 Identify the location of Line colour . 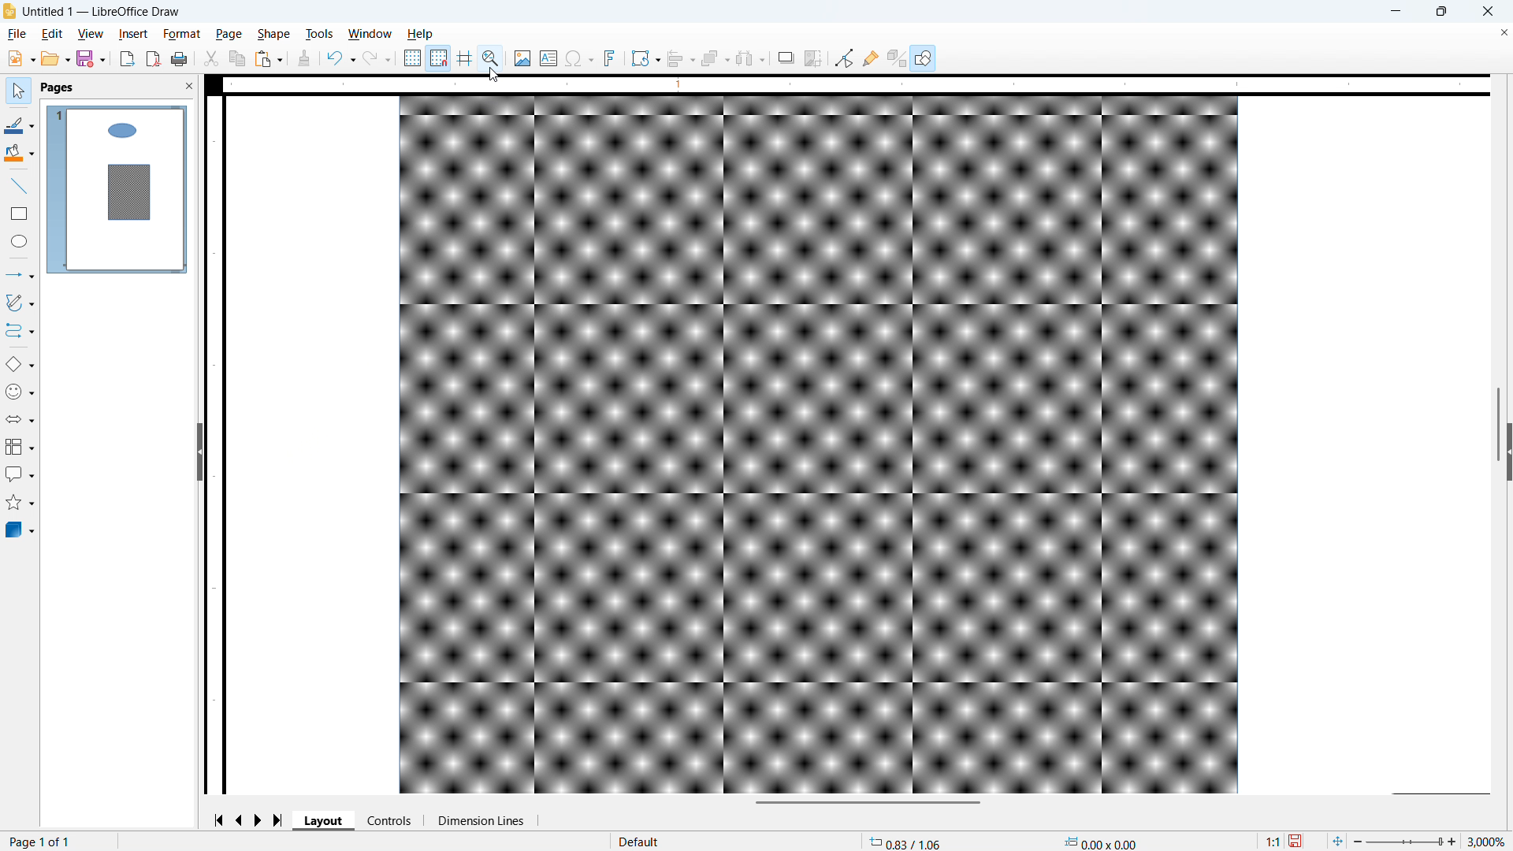
(20, 125).